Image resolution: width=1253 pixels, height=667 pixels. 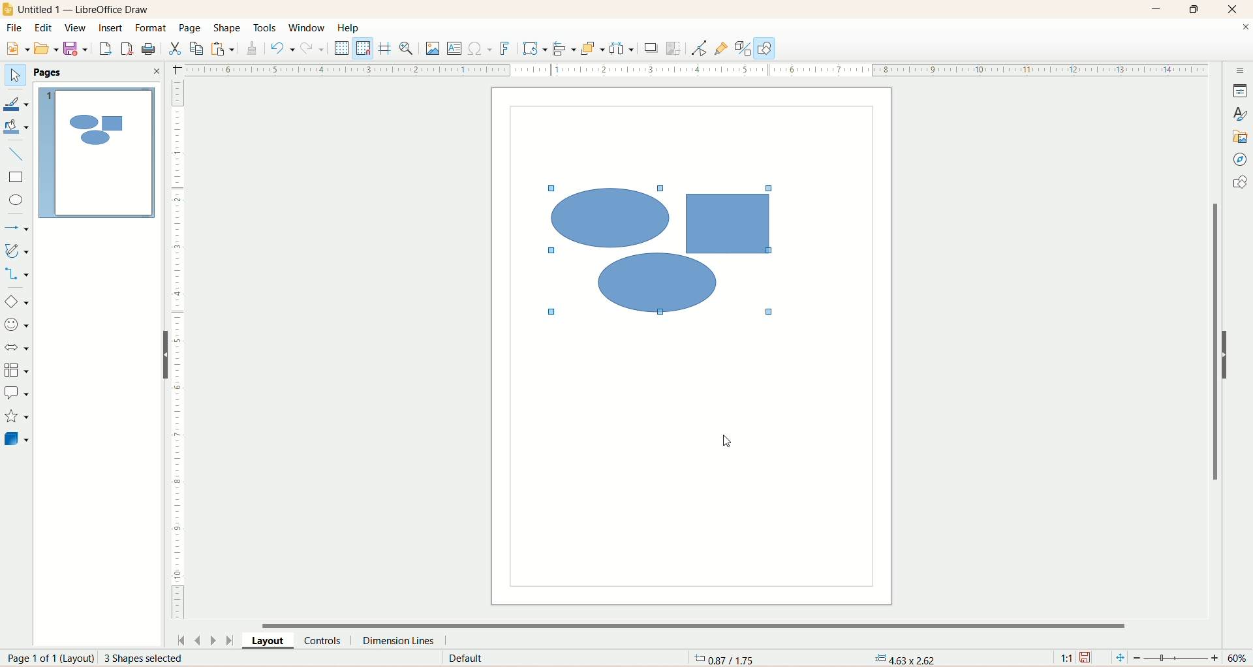 What do you see at coordinates (1200, 8) in the screenshot?
I see `maximize` at bounding box center [1200, 8].